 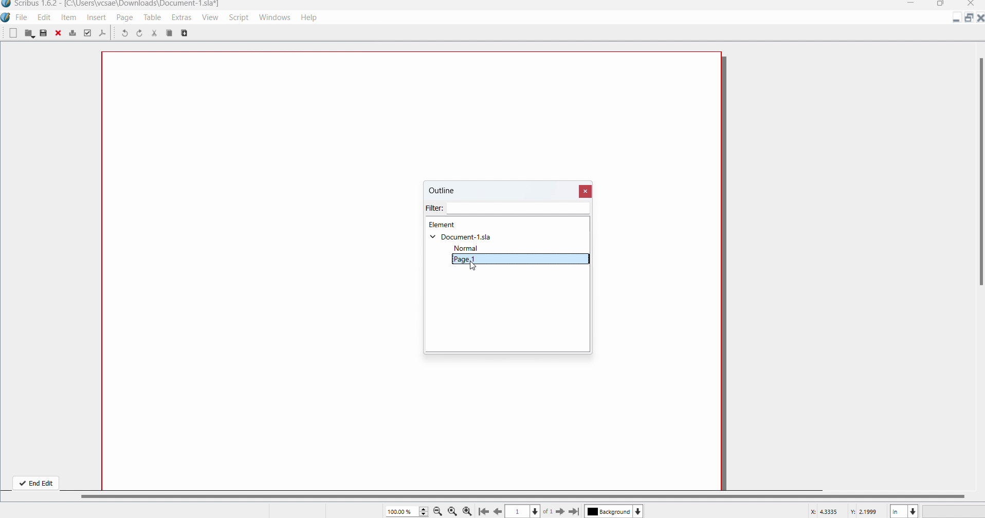 I want to click on copy, so click(x=188, y=33).